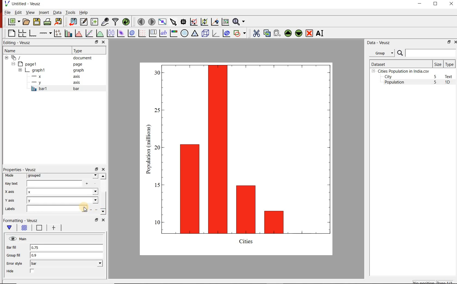 The width and height of the screenshot is (457, 284). What do you see at coordinates (450, 64) in the screenshot?
I see `Type` at bounding box center [450, 64].